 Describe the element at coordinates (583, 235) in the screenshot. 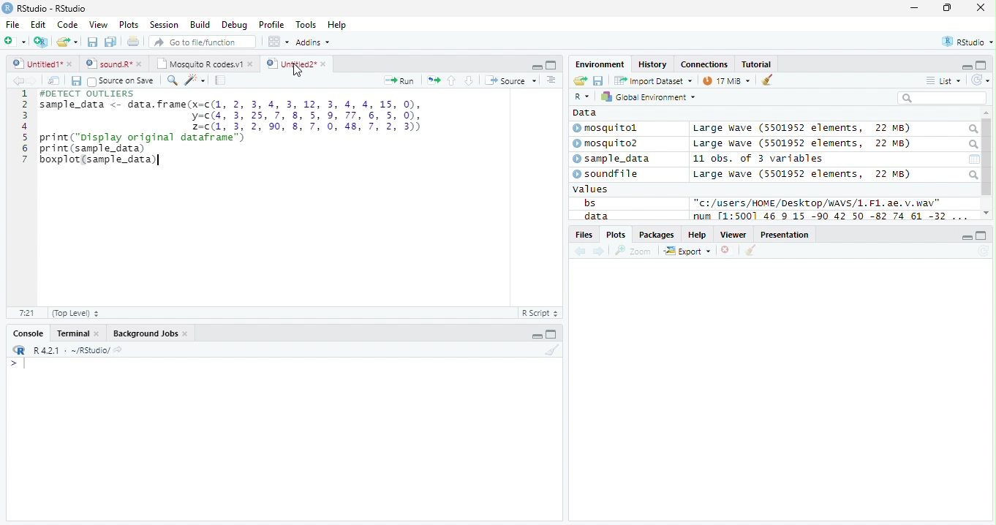

I see `Files` at that location.